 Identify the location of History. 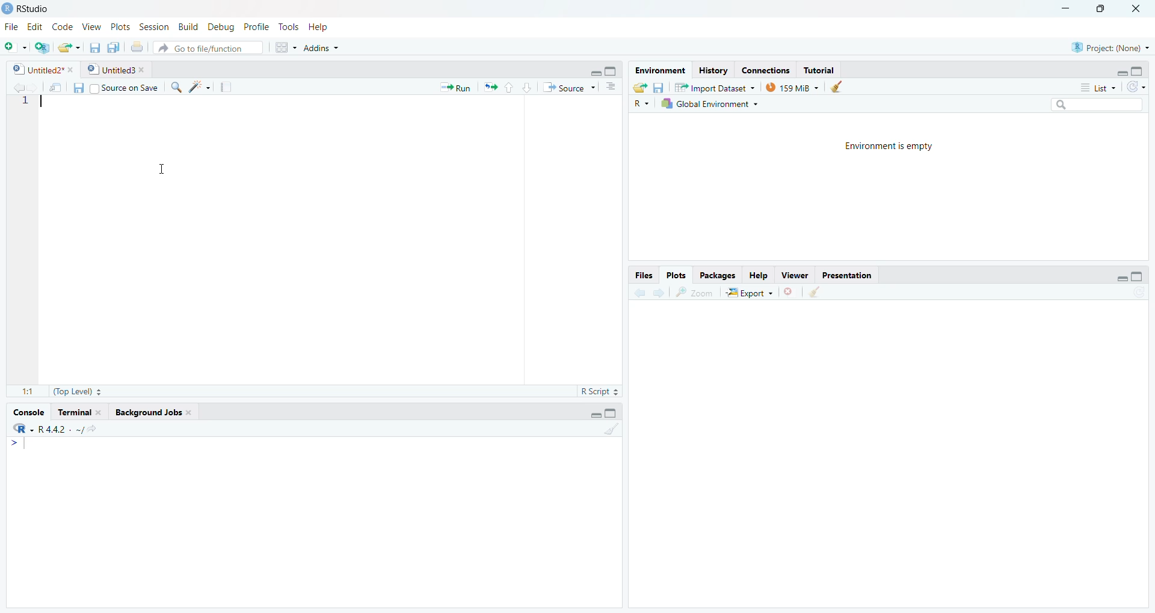
(713, 70).